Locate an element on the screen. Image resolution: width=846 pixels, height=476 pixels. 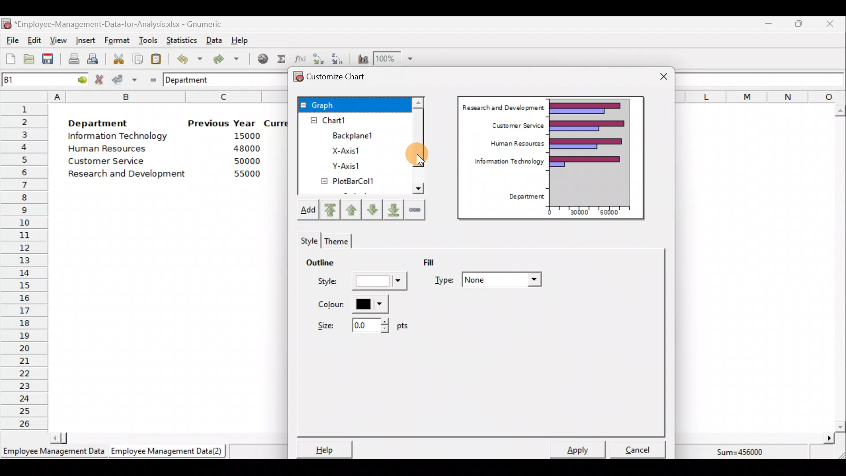
Cursor on scroll bar is located at coordinates (426, 157).